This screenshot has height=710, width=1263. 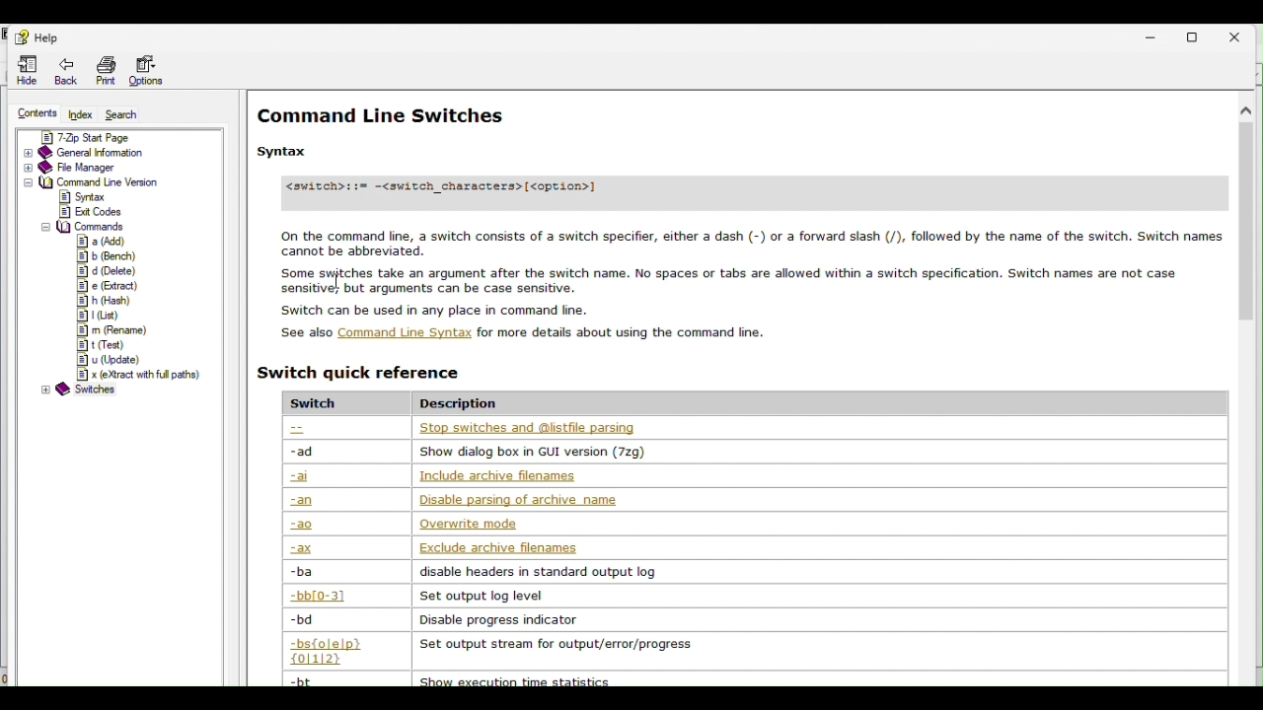 I want to click on commands, so click(x=92, y=228).